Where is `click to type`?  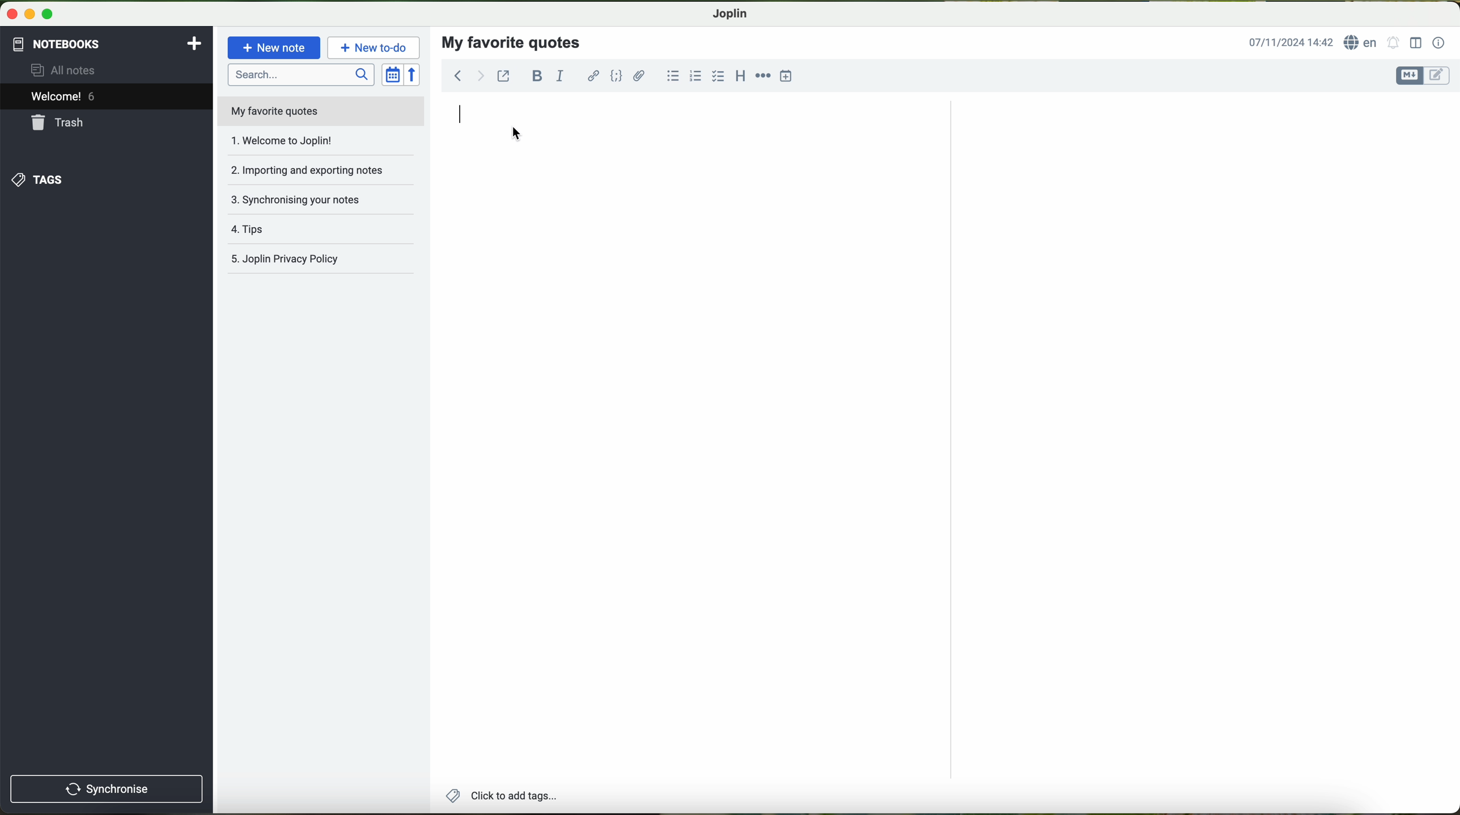 click to type is located at coordinates (457, 109).